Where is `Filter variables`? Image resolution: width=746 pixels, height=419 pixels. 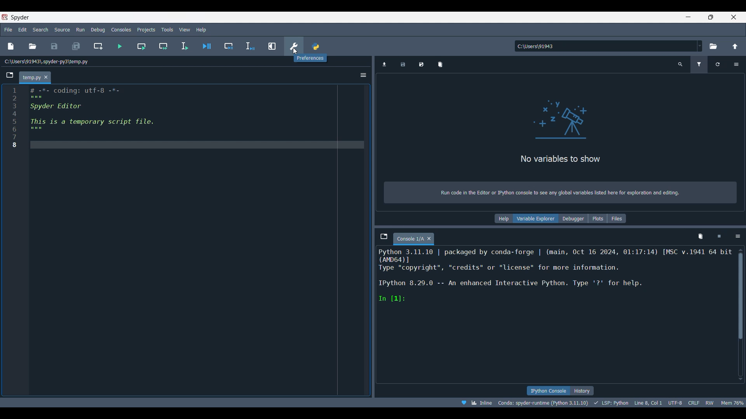 Filter variables is located at coordinates (699, 64).